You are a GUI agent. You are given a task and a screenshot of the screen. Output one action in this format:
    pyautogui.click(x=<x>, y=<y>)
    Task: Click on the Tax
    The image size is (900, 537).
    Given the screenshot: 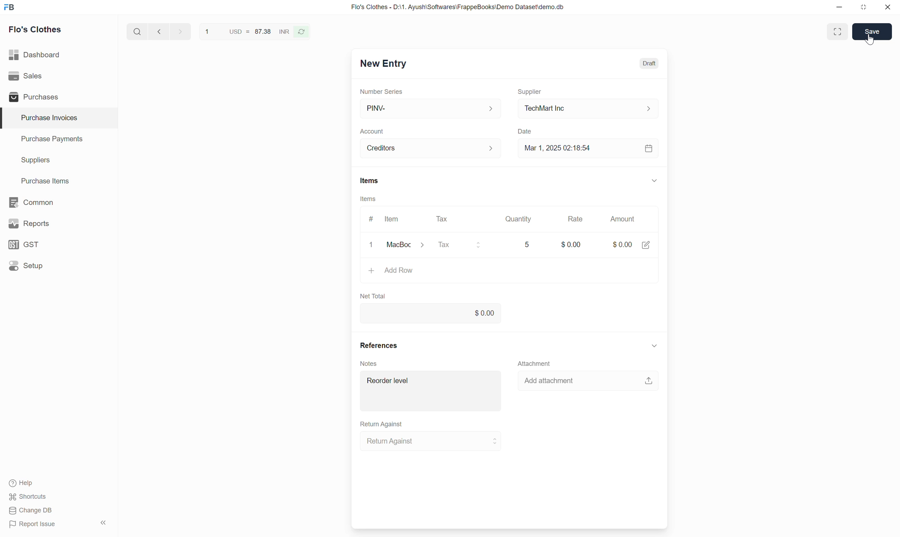 What is the action you would take?
    pyautogui.click(x=444, y=219)
    